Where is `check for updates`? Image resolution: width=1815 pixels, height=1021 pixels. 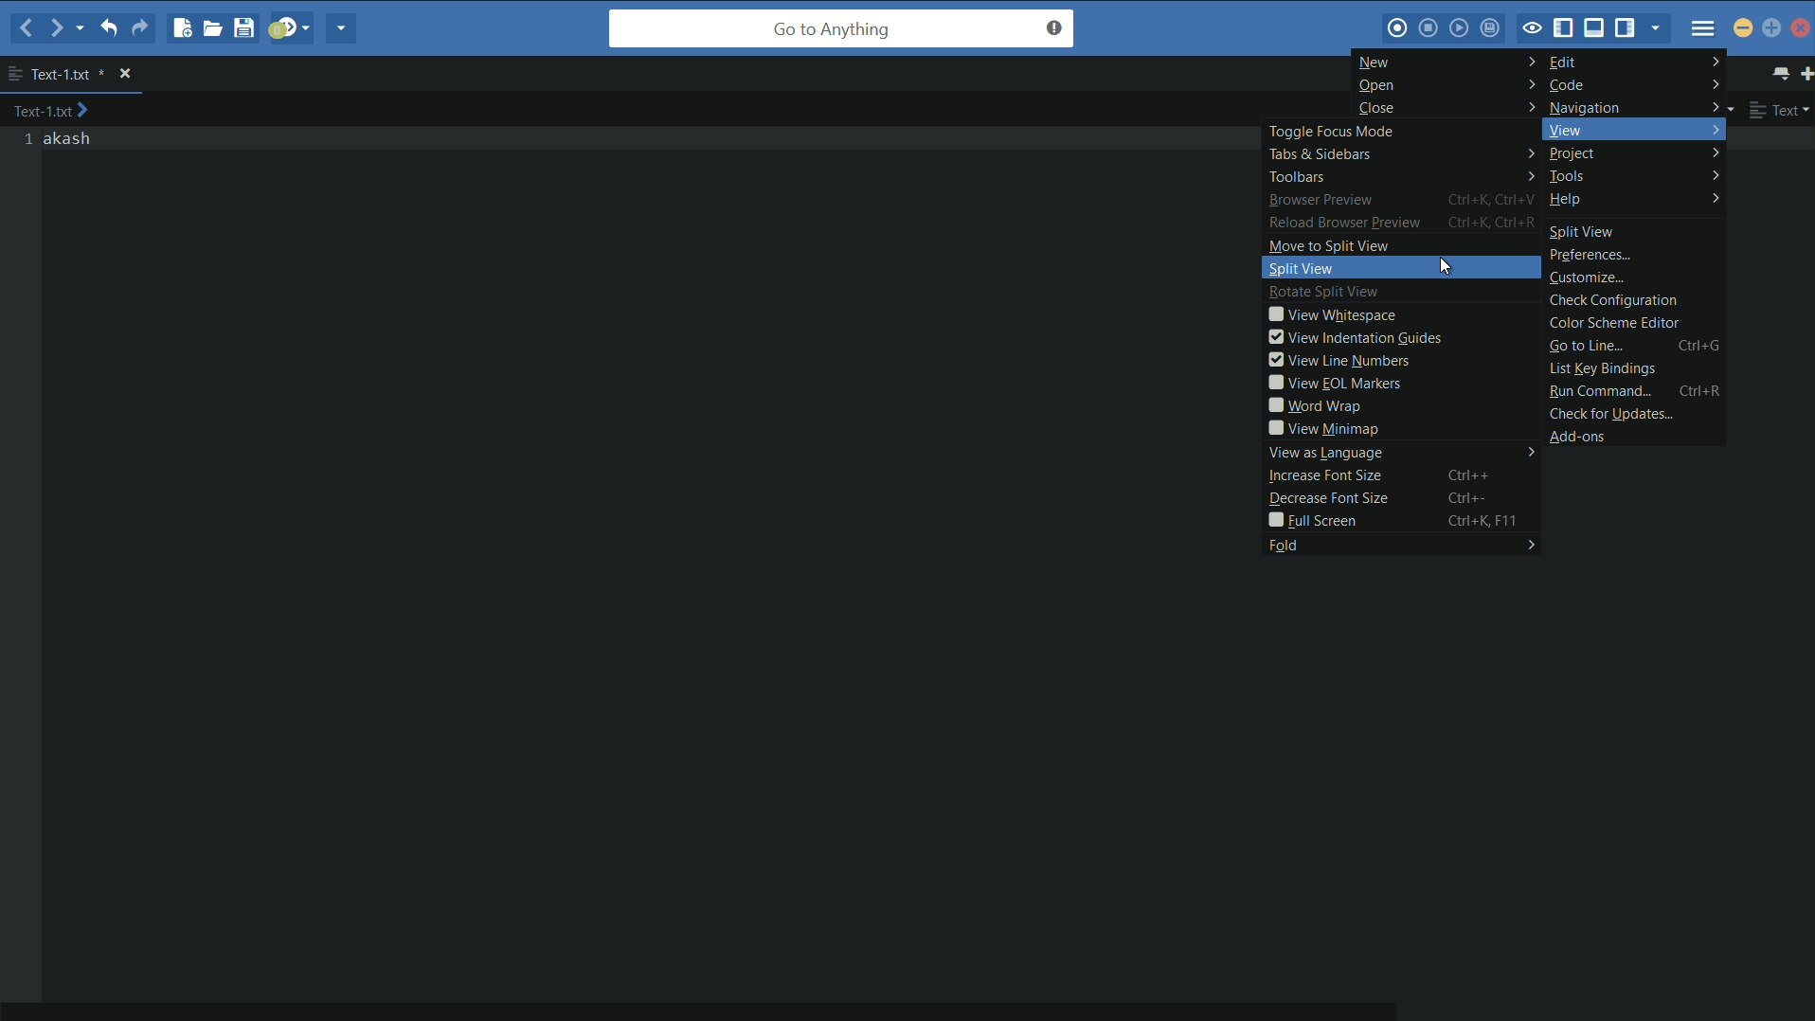
check for updates is located at coordinates (1634, 412).